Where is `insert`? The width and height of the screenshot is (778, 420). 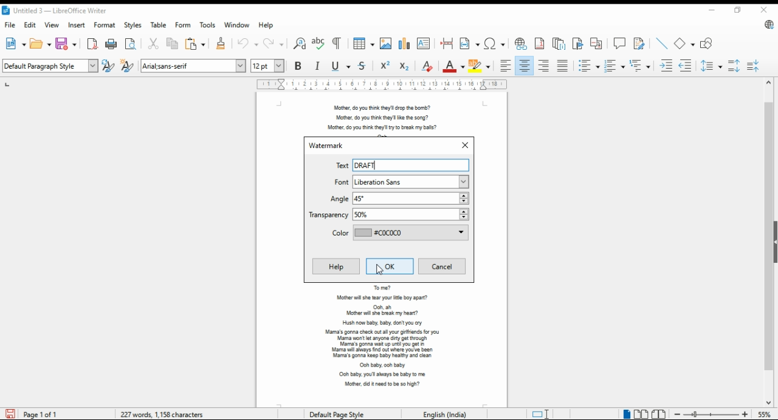
insert is located at coordinates (77, 25).